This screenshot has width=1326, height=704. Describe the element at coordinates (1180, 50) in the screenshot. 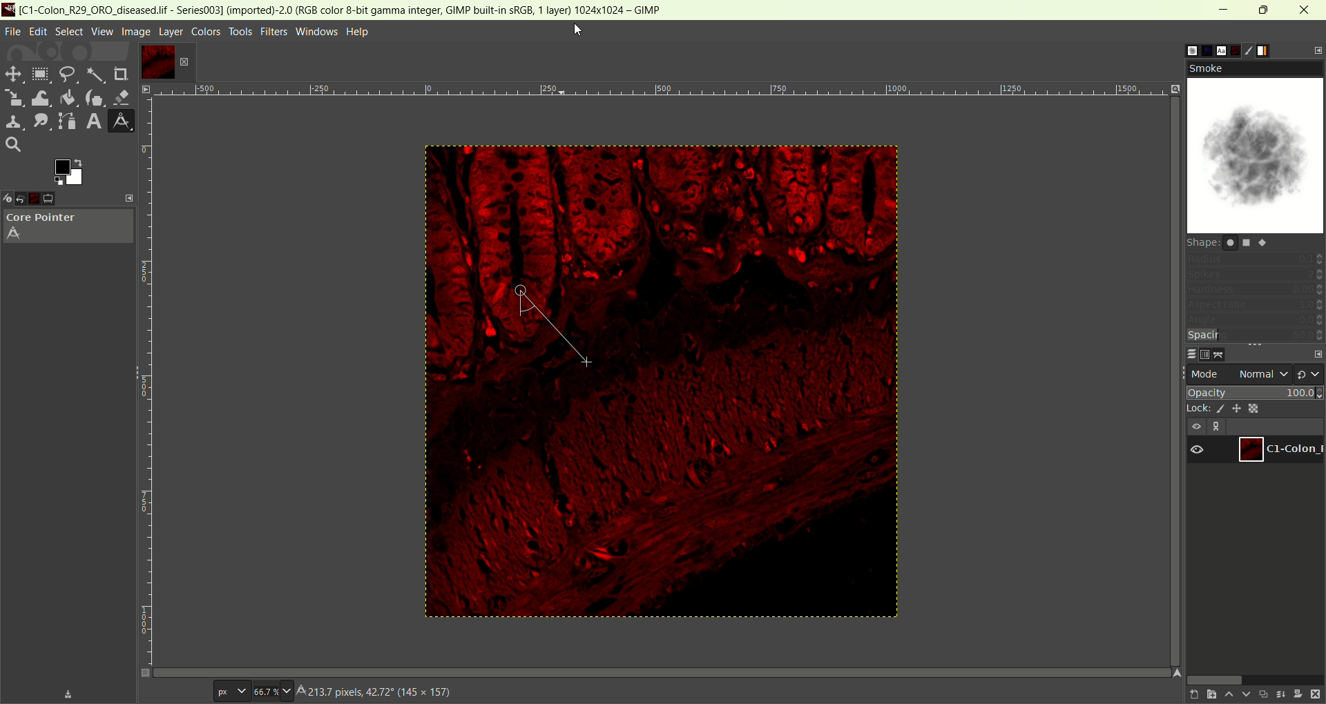

I see `brush` at that location.